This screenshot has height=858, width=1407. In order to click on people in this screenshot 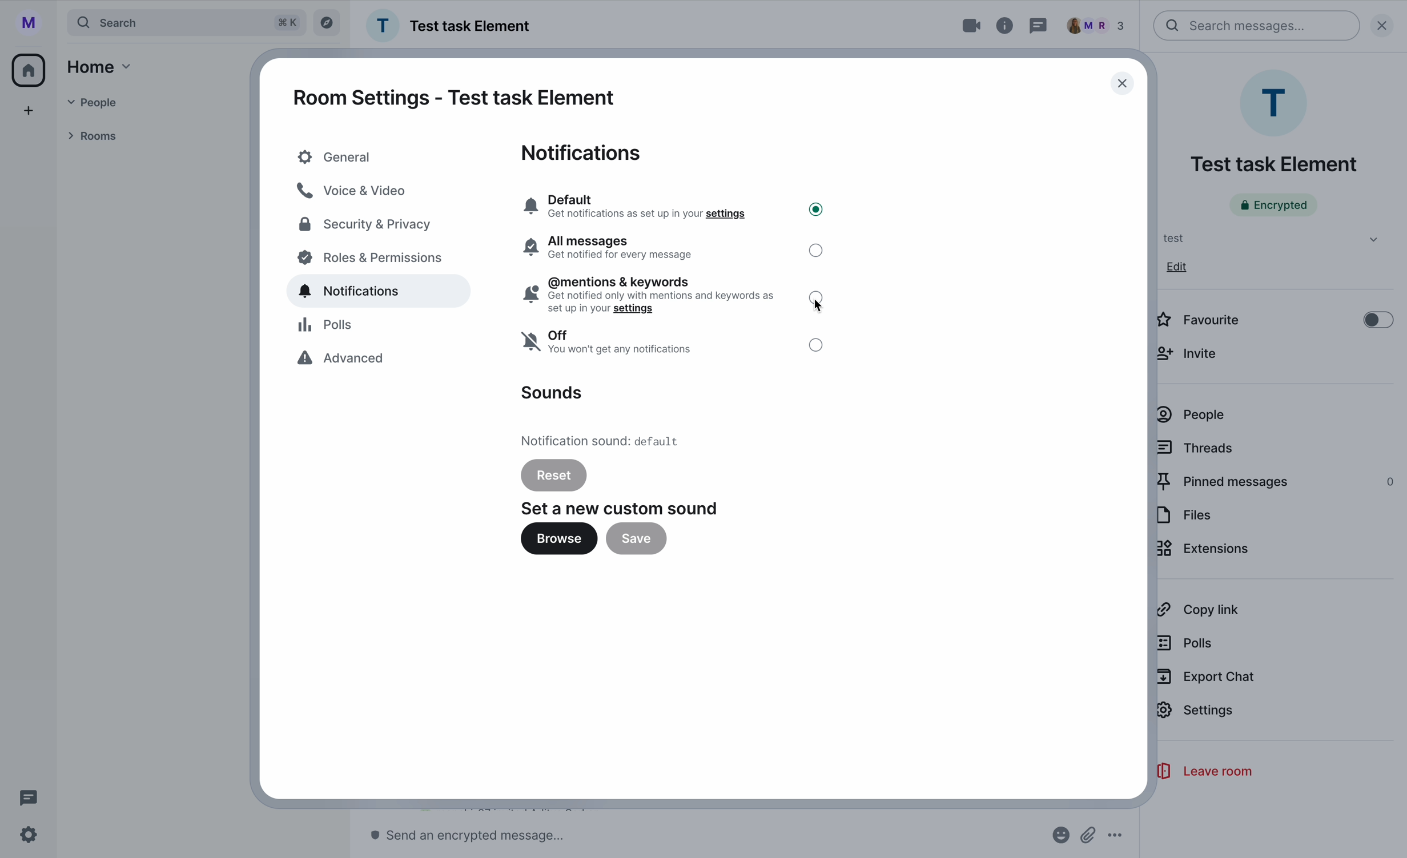, I will do `click(1192, 415)`.